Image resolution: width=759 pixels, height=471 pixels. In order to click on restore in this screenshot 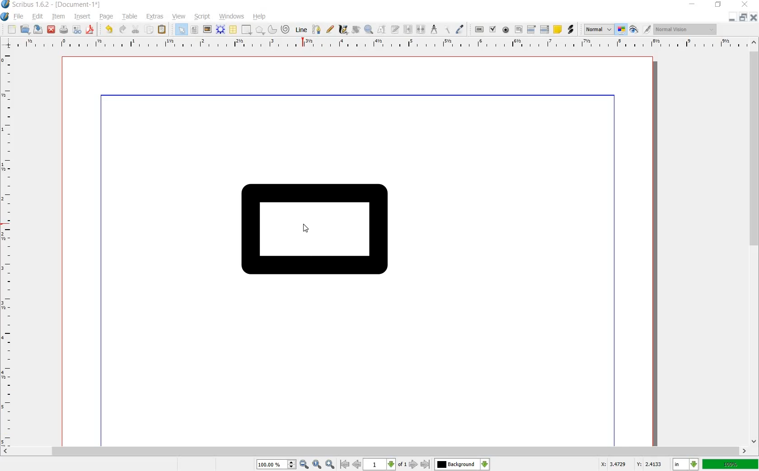, I will do `click(718, 5)`.